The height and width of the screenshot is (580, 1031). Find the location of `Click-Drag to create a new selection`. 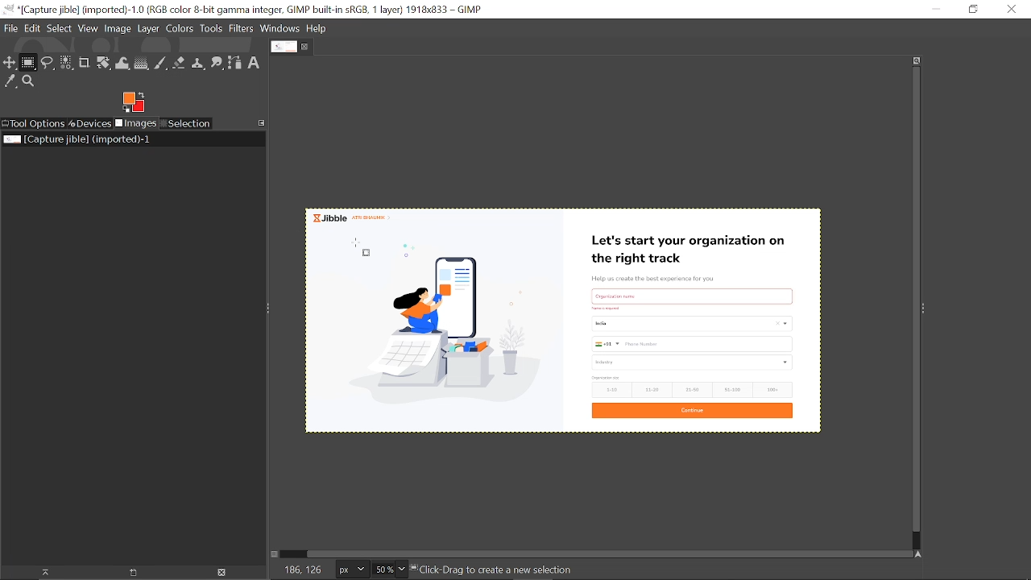

Click-Drag to create a new selection is located at coordinates (495, 571).